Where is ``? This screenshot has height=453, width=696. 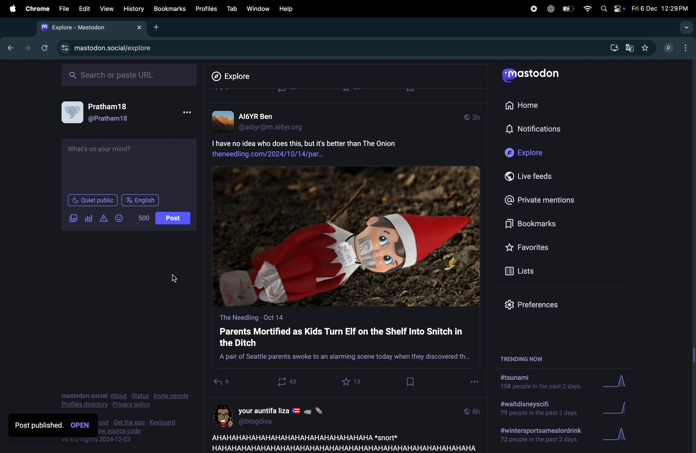  is located at coordinates (692, 256).